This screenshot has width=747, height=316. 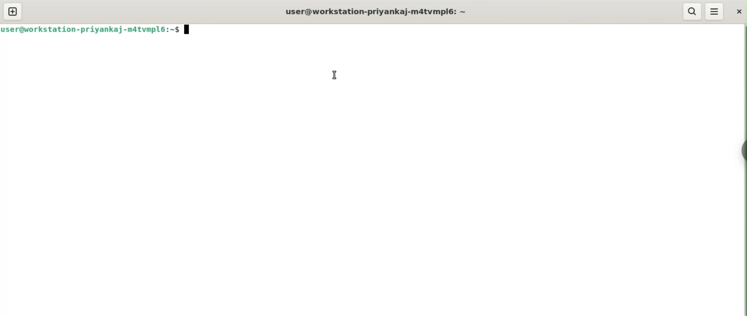 I want to click on terminal cursor, so click(x=187, y=31).